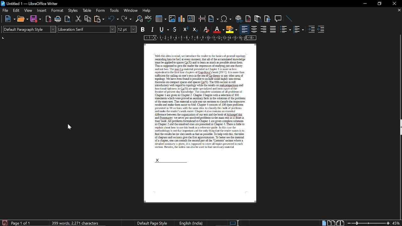  I want to click on insert chart, so click(182, 19).